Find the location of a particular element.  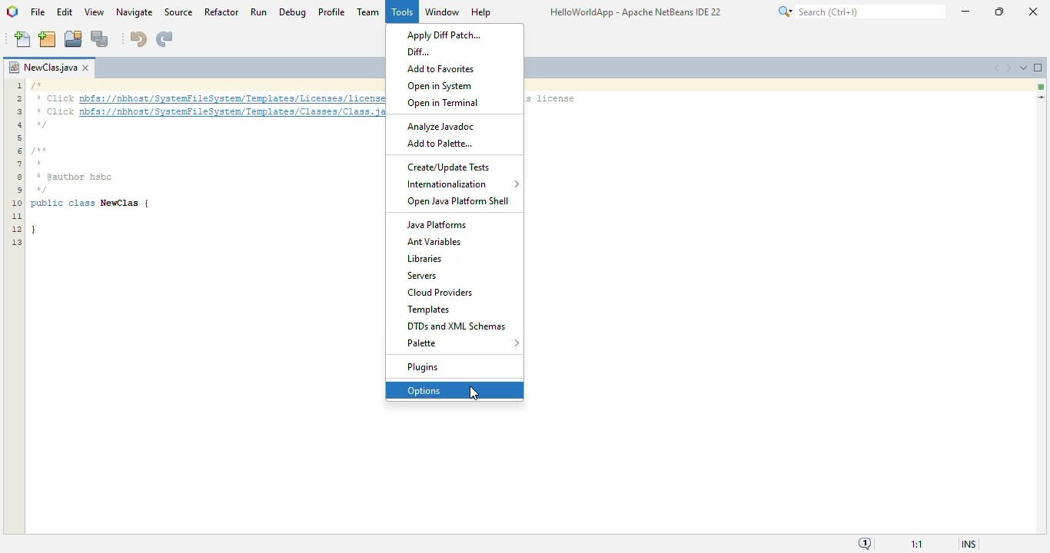

view is located at coordinates (95, 12).